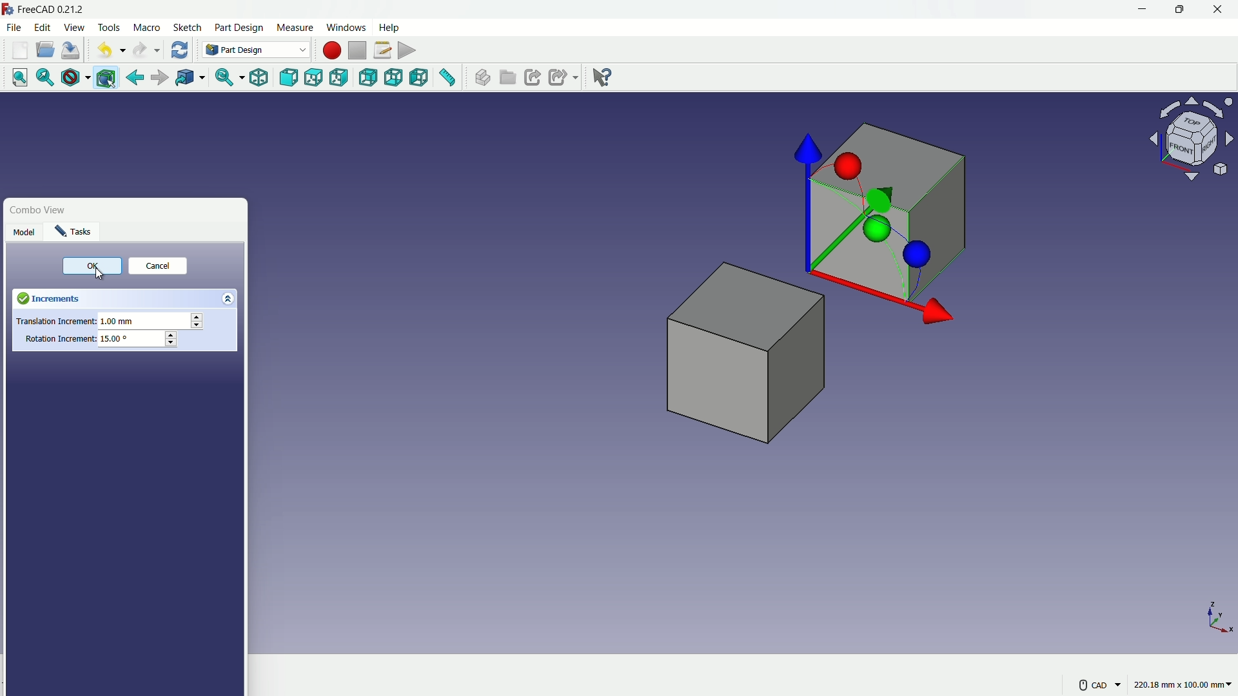 Image resolution: width=1238 pixels, height=696 pixels. I want to click on Model, so click(25, 233).